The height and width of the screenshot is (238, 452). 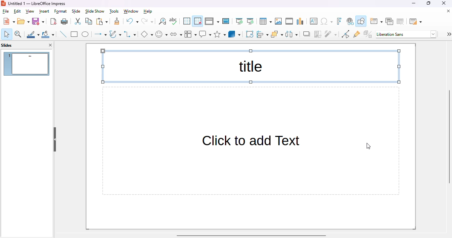 I want to click on maximize, so click(x=429, y=3).